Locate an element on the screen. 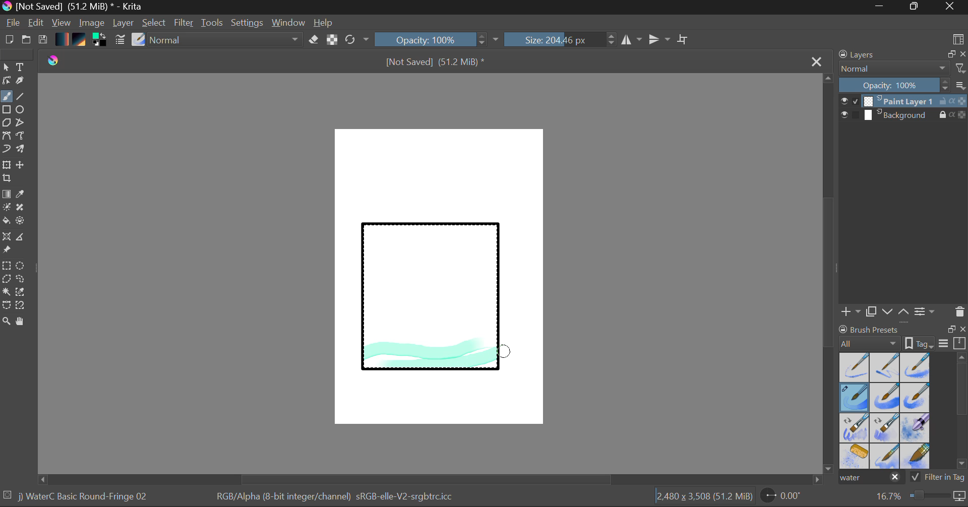  Water C - Wet is located at coordinates (886, 367).